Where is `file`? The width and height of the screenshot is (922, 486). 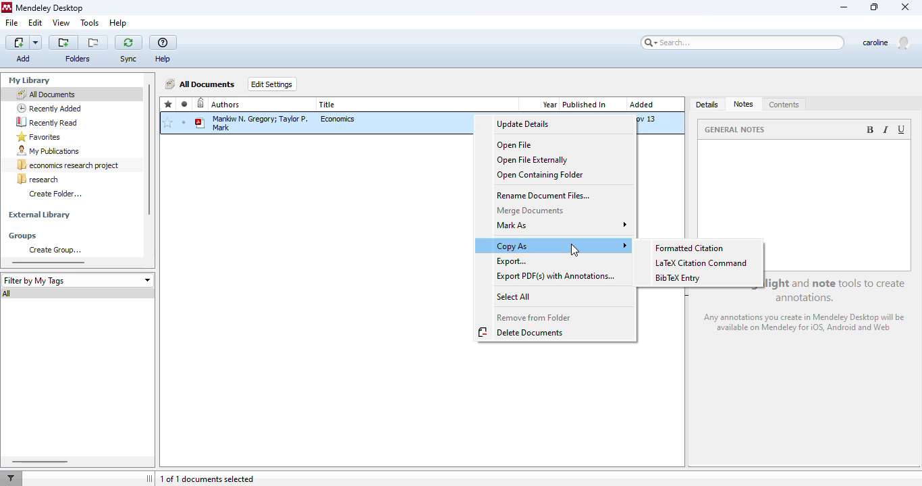 file is located at coordinates (11, 23).